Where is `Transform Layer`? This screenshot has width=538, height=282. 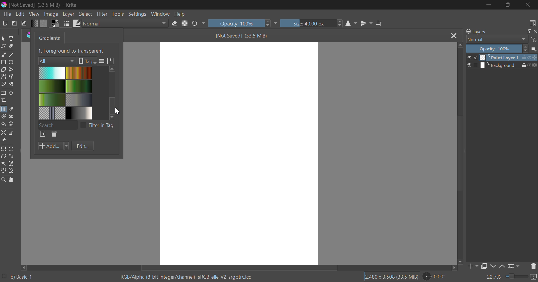 Transform Layer is located at coordinates (3, 93).